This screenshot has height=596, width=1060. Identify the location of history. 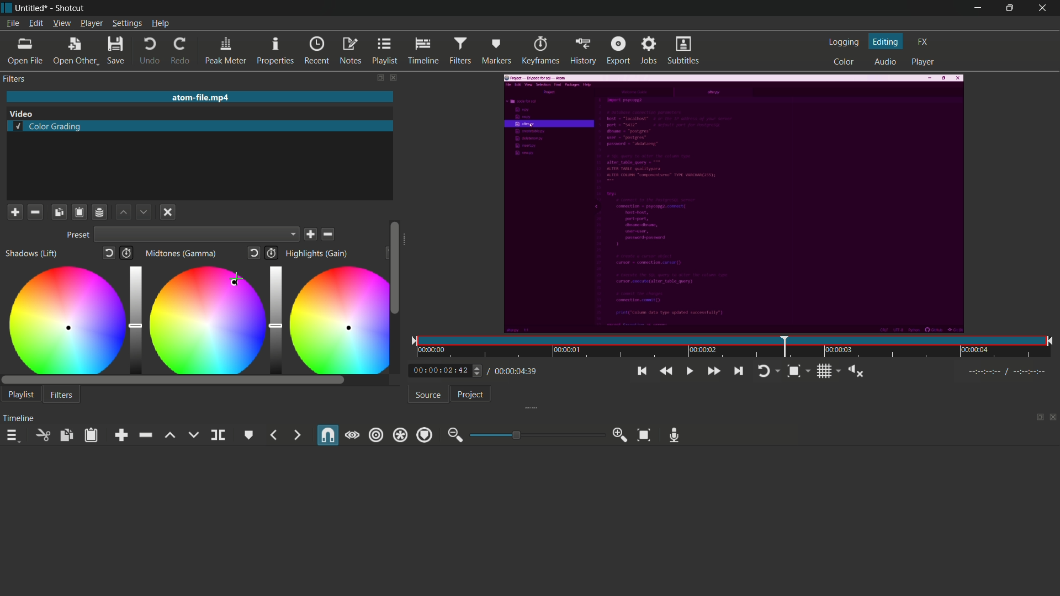
(582, 50).